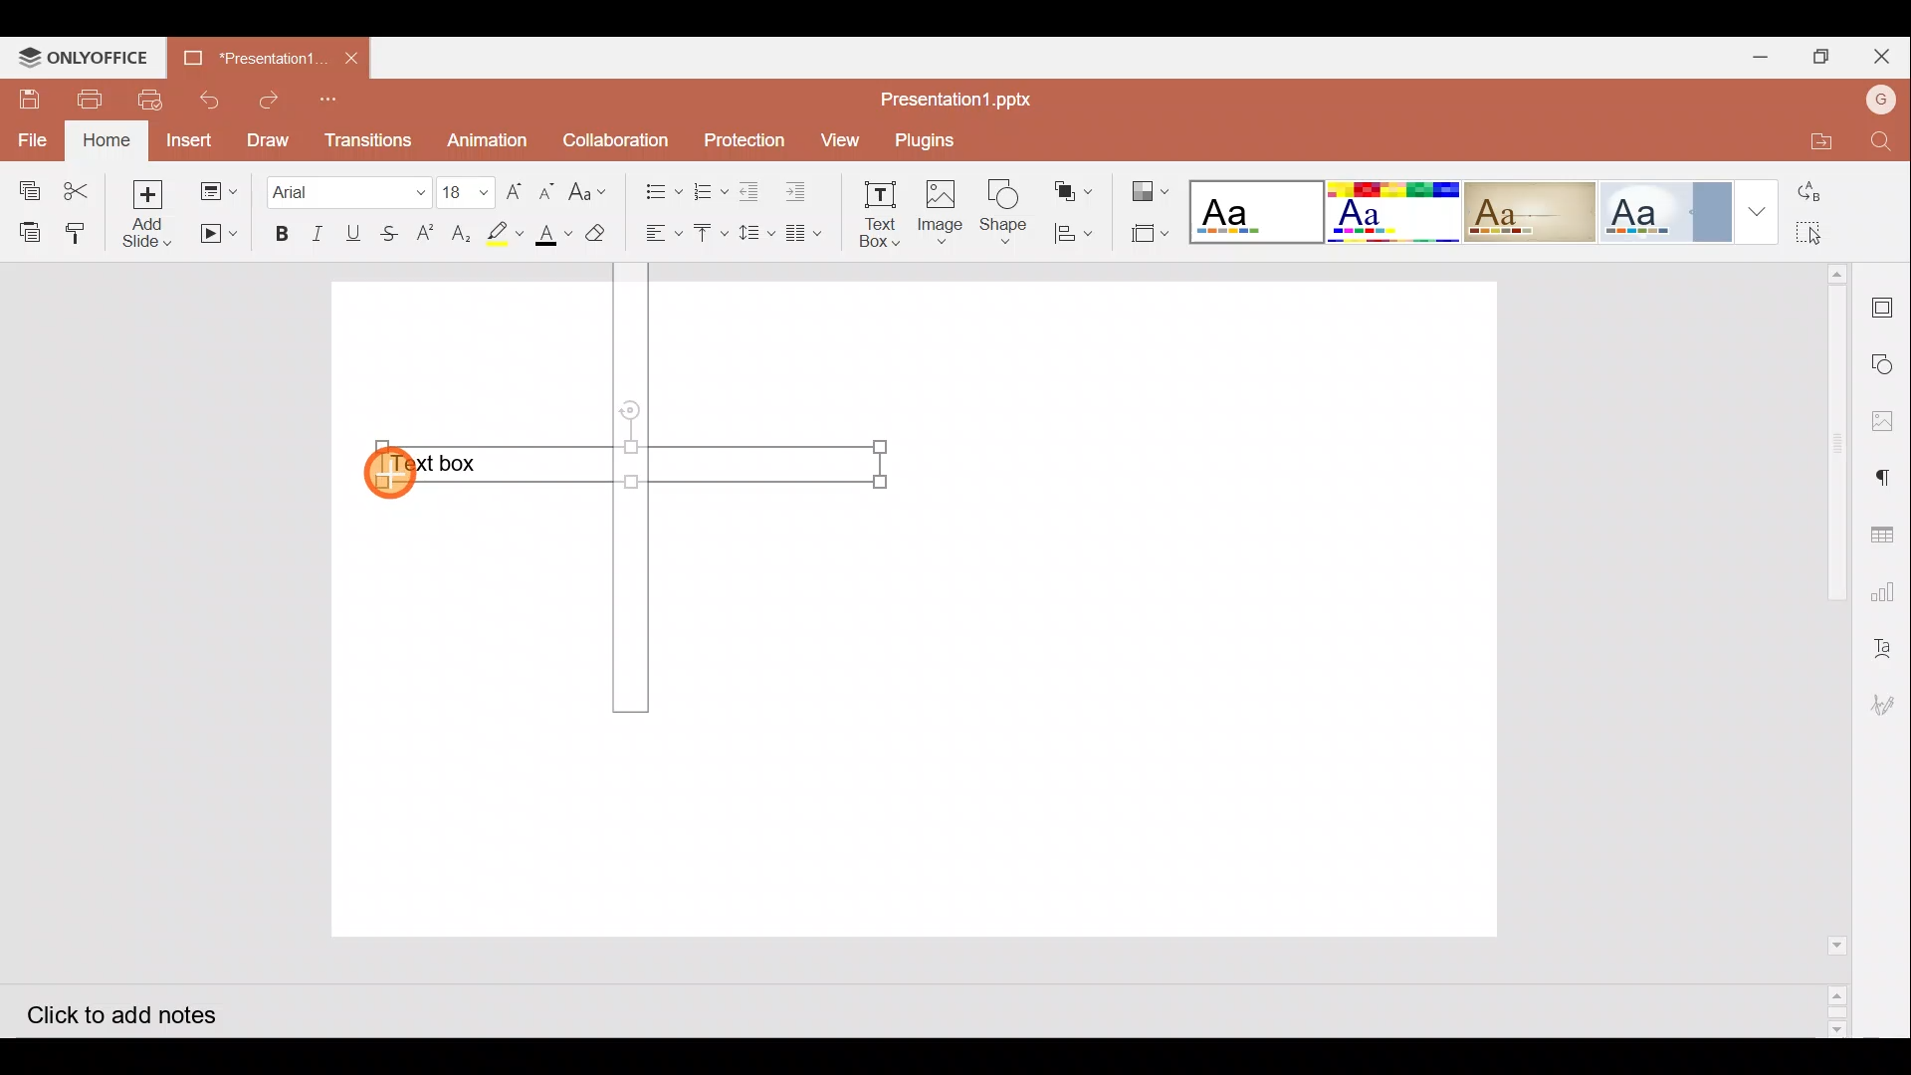 The height and width of the screenshot is (1075, 1911). Describe the element at coordinates (752, 190) in the screenshot. I see `Decrease indent` at that location.